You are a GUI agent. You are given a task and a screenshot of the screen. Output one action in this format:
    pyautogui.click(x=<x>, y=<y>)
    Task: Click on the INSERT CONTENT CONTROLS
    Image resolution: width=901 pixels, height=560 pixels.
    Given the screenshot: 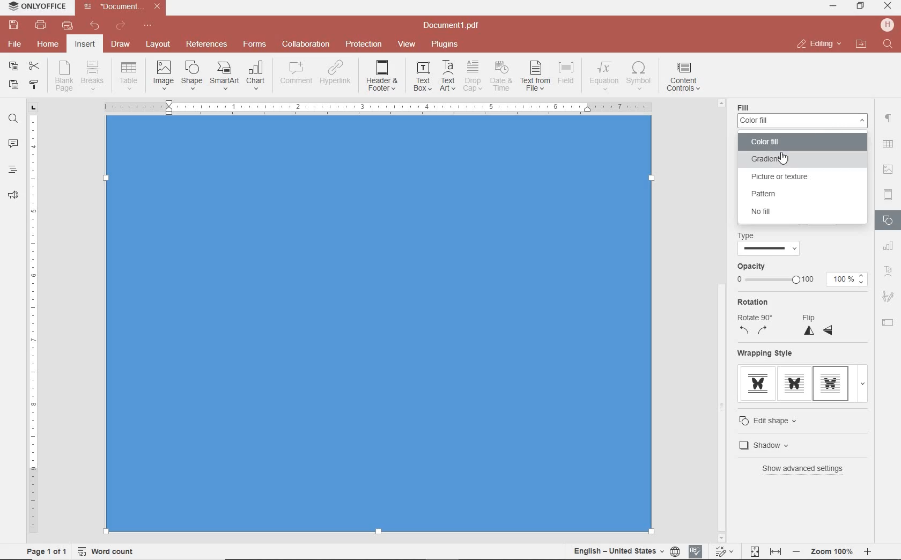 What is the action you would take?
    pyautogui.click(x=683, y=77)
    